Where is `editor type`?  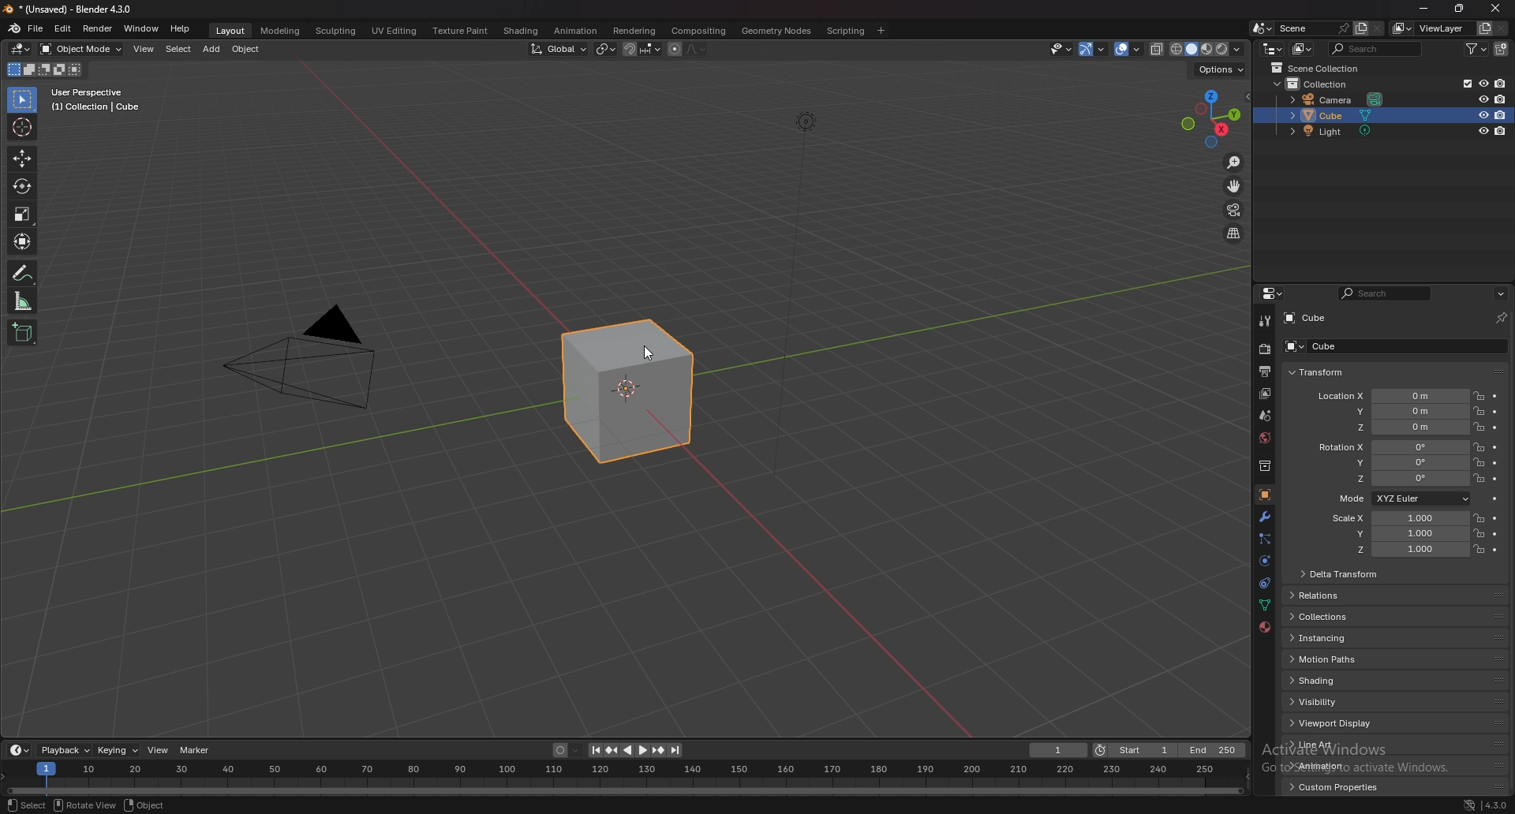 editor type is located at coordinates (21, 50).